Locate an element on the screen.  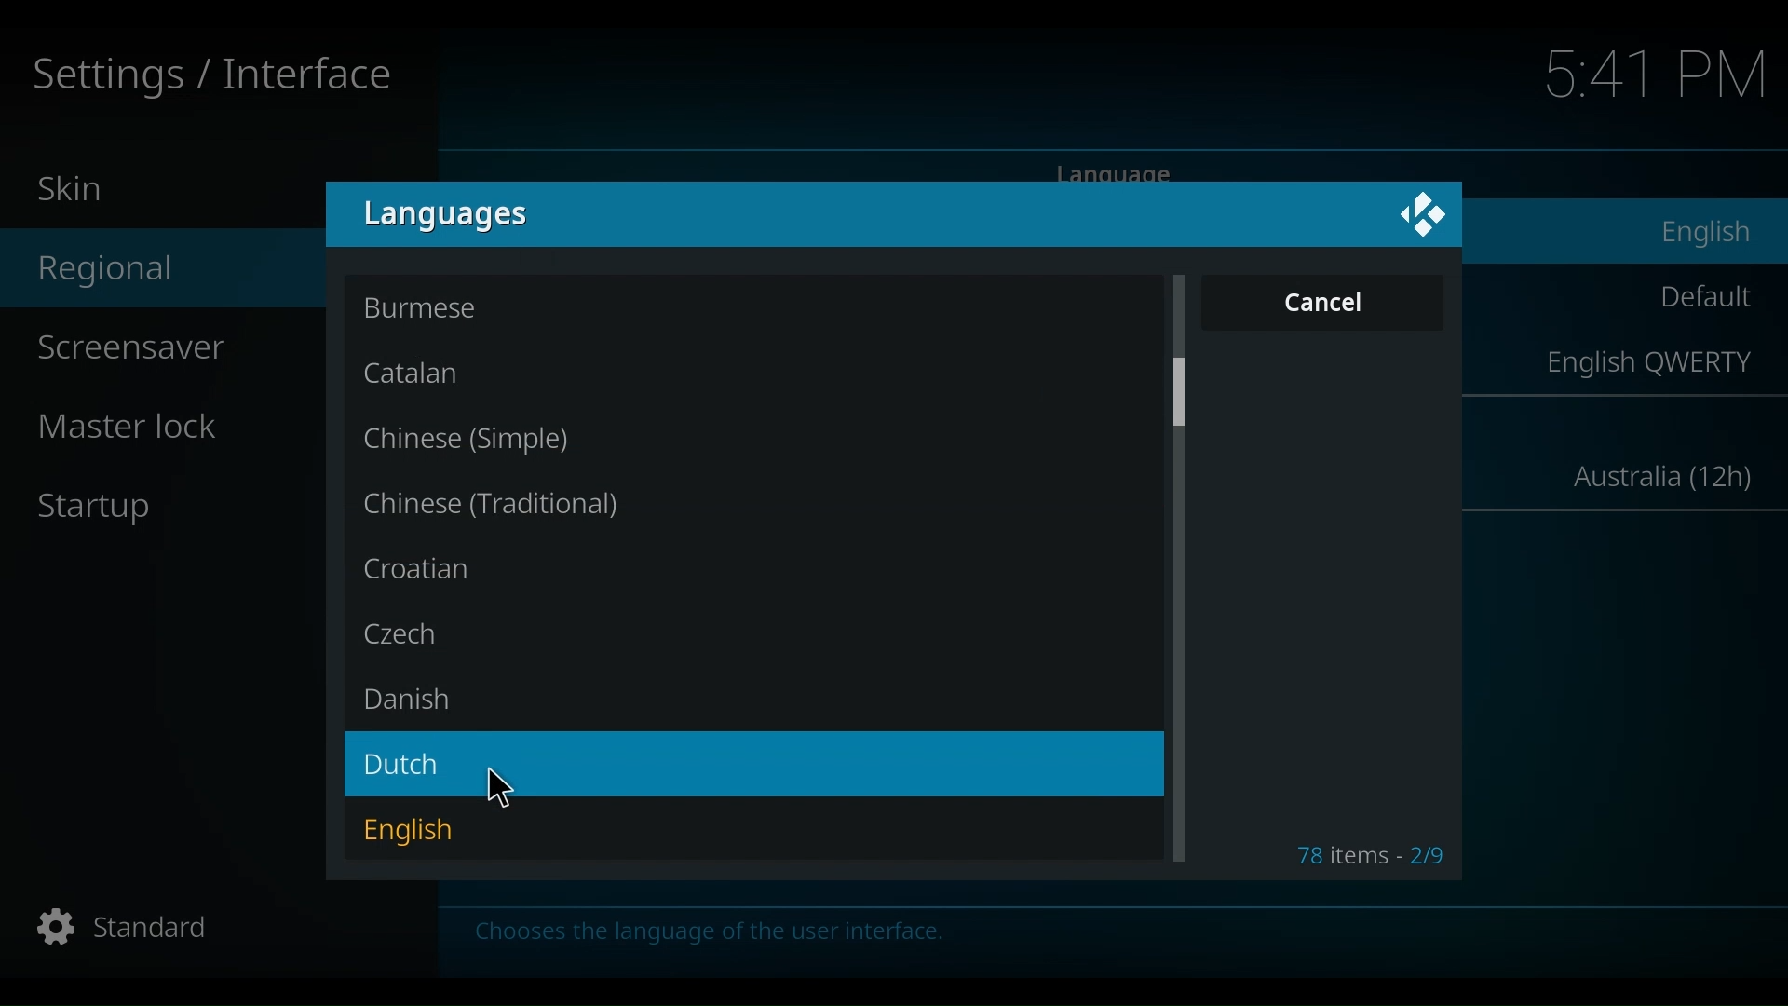
Croatian is located at coordinates (424, 567).